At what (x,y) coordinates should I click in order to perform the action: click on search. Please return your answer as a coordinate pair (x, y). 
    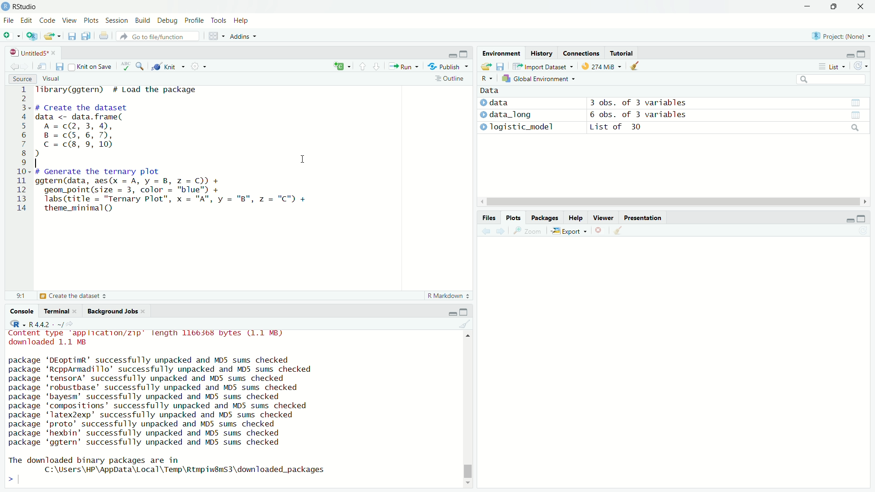
    Looking at the image, I should click on (142, 66).